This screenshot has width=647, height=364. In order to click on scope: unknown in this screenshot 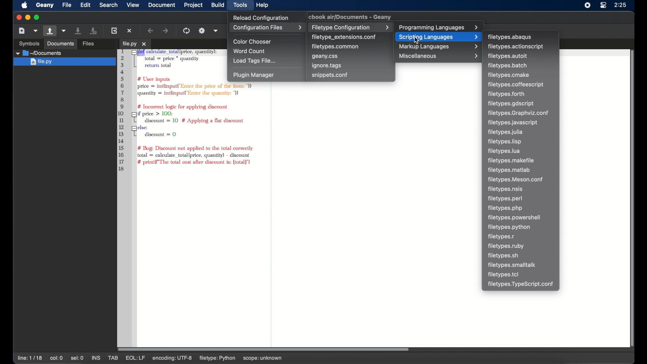, I will do `click(283, 359)`.